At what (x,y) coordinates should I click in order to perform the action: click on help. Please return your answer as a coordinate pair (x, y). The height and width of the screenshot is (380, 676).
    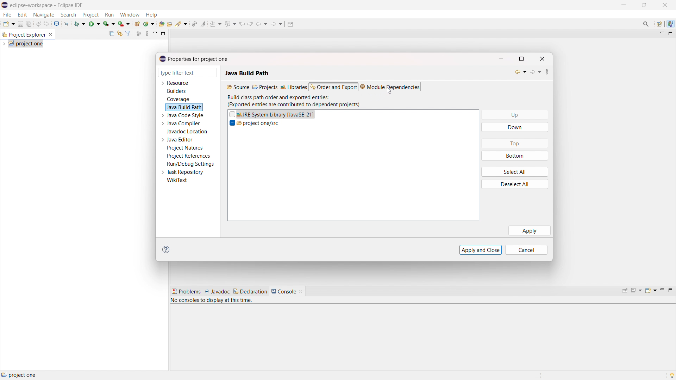
    Looking at the image, I should click on (151, 15).